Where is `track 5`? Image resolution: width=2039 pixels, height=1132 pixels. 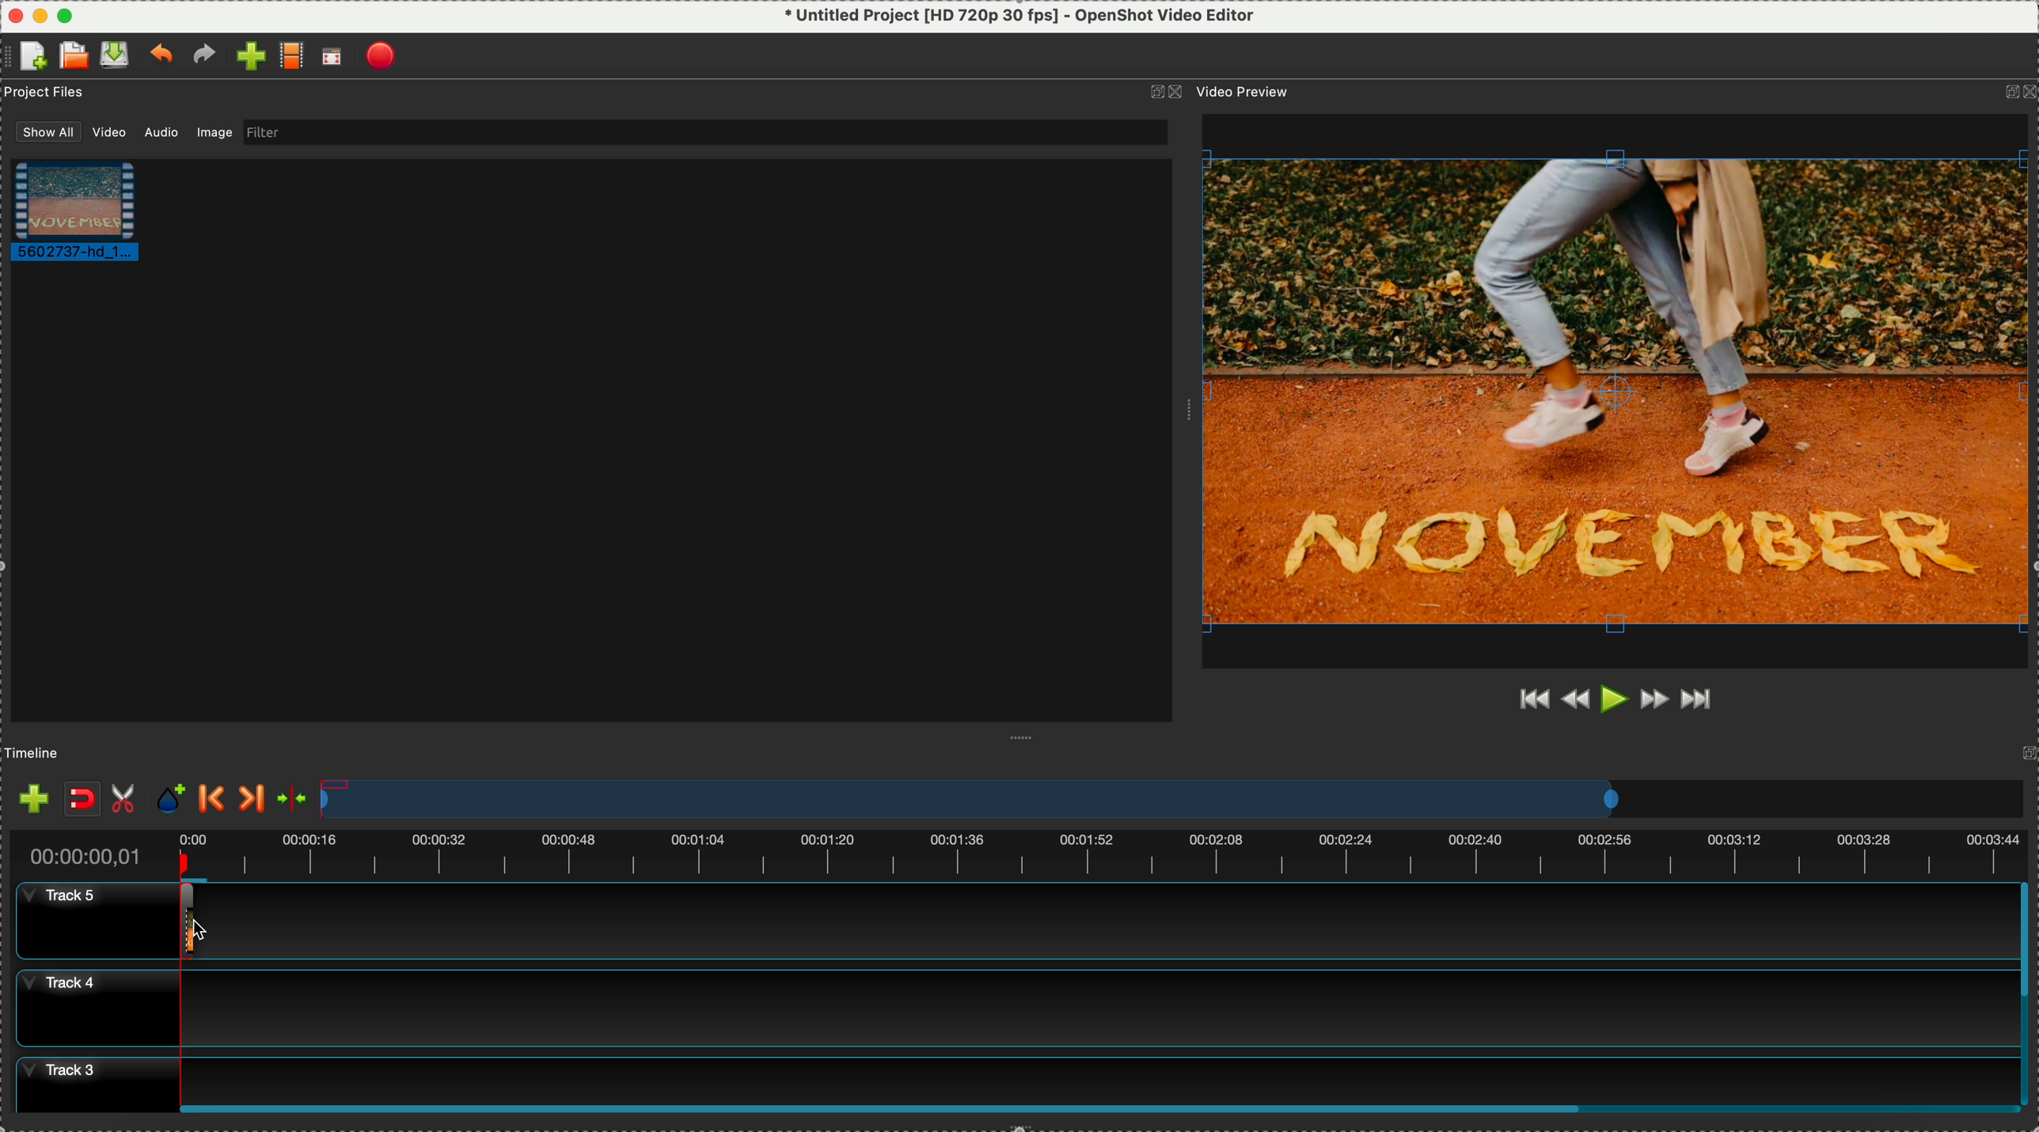
track 5 is located at coordinates (1011, 920).